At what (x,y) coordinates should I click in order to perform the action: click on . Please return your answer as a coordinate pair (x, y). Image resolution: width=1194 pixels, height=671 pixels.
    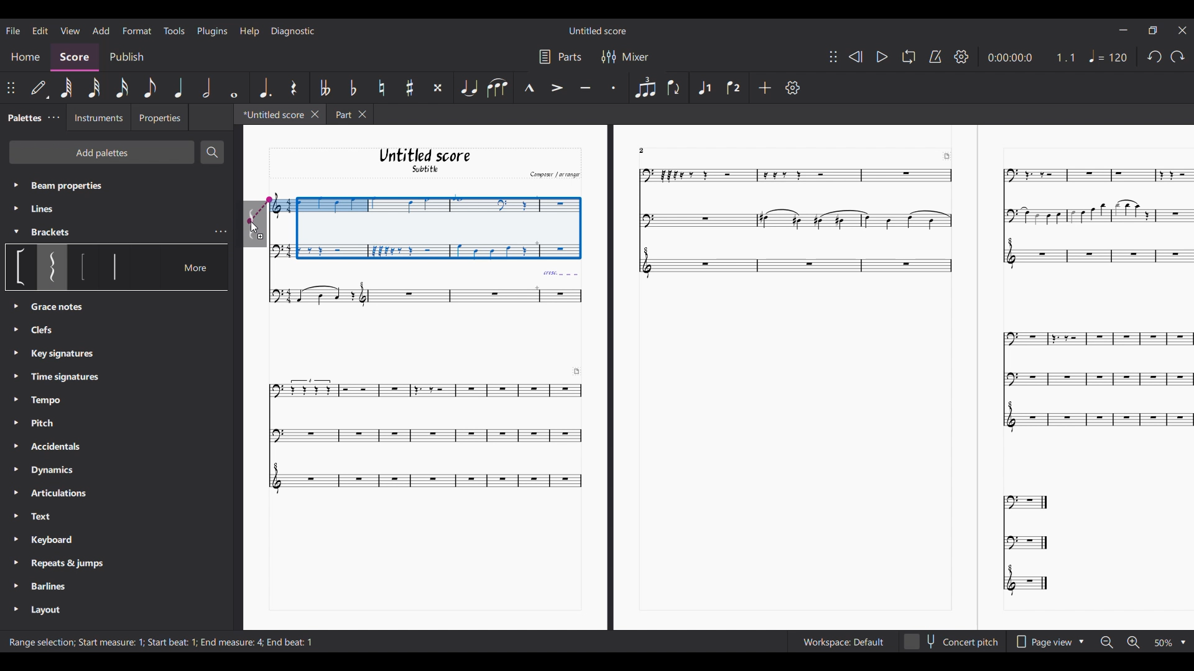
    Looking at the image, I should click on (15, 518).